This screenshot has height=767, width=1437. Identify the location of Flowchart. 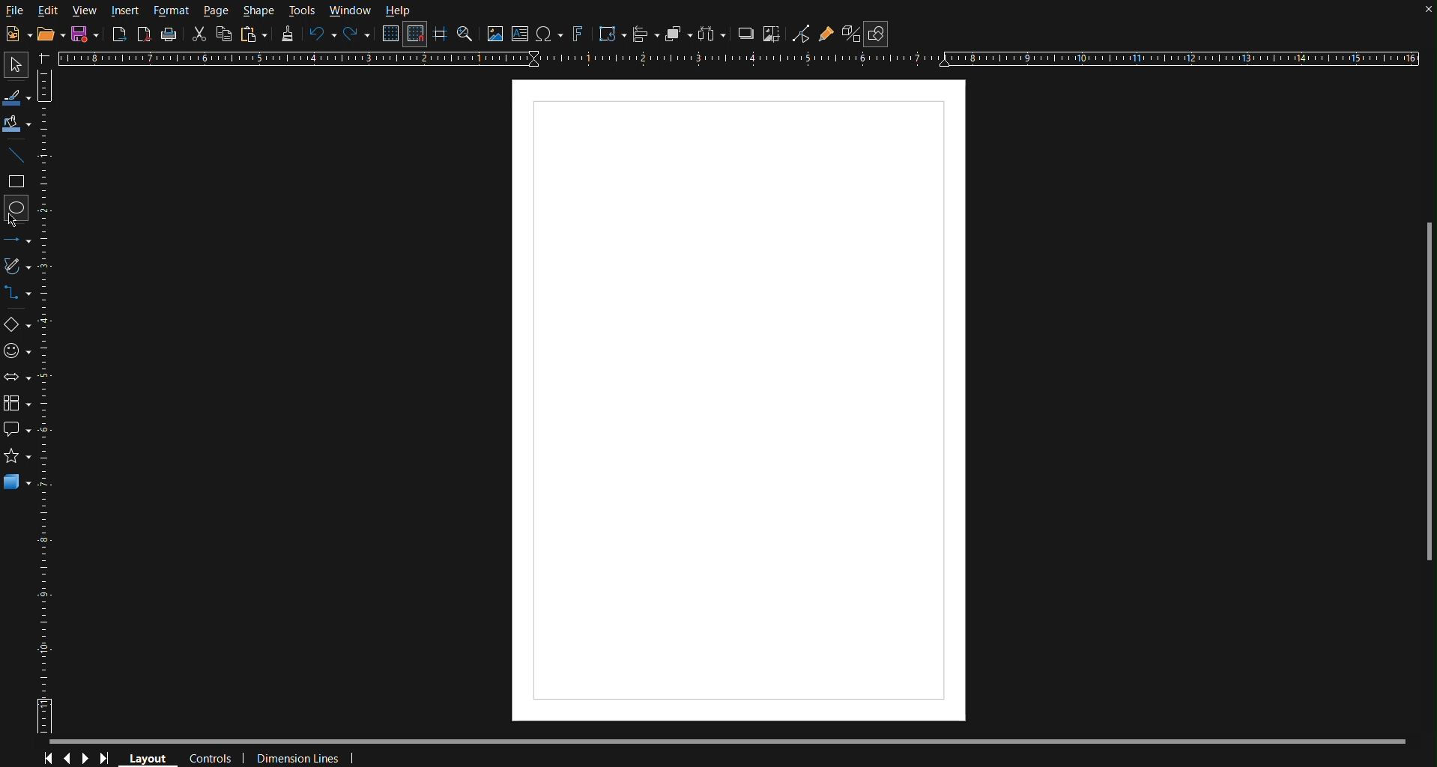
(17, 405).